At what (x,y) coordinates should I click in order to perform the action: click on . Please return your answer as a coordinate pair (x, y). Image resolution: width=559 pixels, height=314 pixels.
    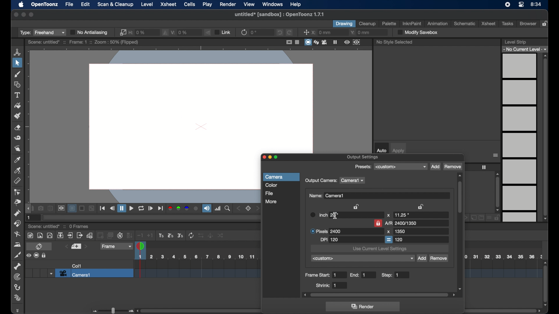
    Looking at the image, I should click on (210, 235).